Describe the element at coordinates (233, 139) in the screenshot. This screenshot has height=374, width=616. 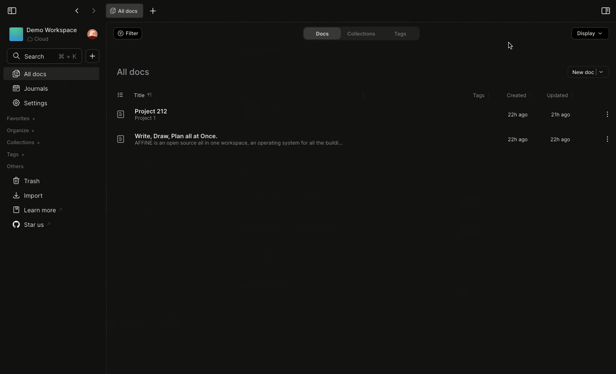
I see `Write, draw, plan all at once` at that location.